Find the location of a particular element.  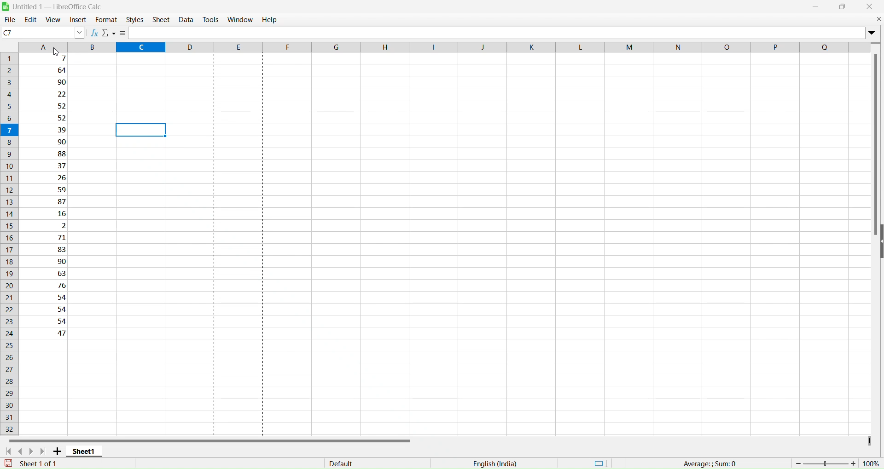

Horizontal Scroll Bar is located at coordinates (211, 438).